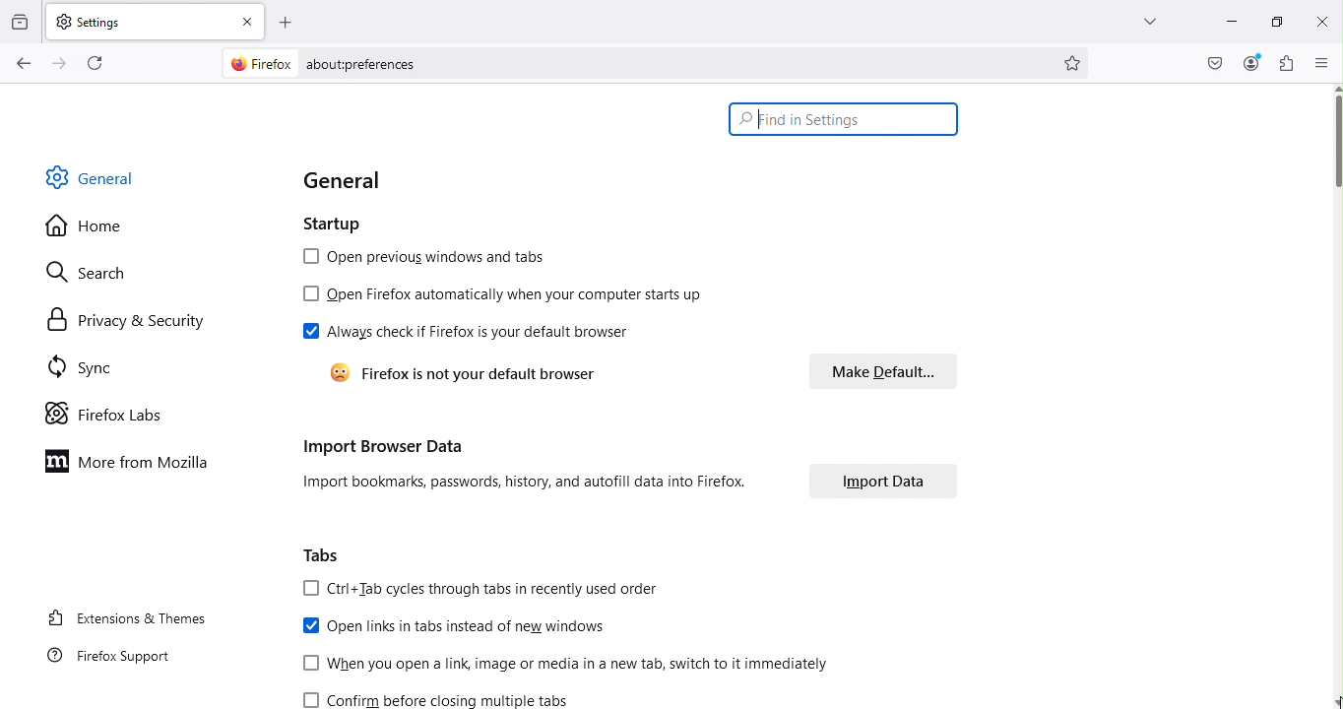 This screenshot has height=709, width=1343. I want to click on Go forward one page, so click(57, 62).